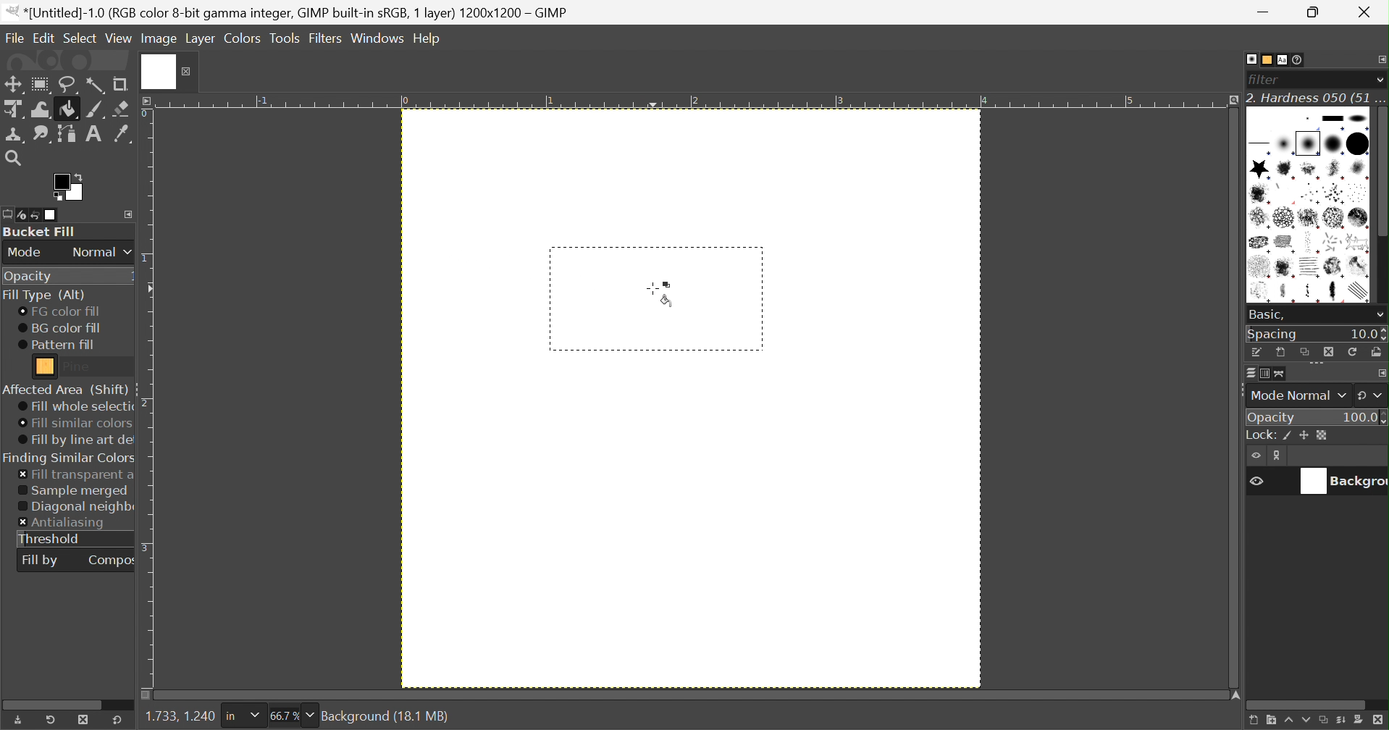  What do you see at coordinates (242, 716) in the screenshot?
I see `inches` at bounding box center [242, 716].